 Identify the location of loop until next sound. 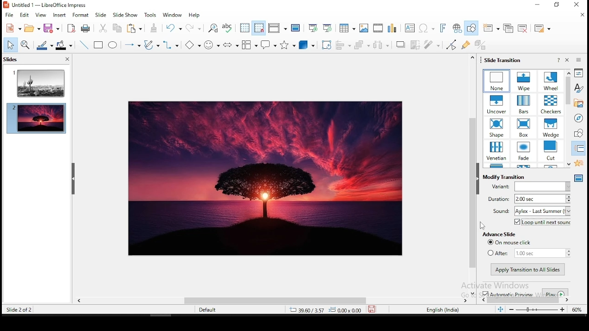
(541, 223).